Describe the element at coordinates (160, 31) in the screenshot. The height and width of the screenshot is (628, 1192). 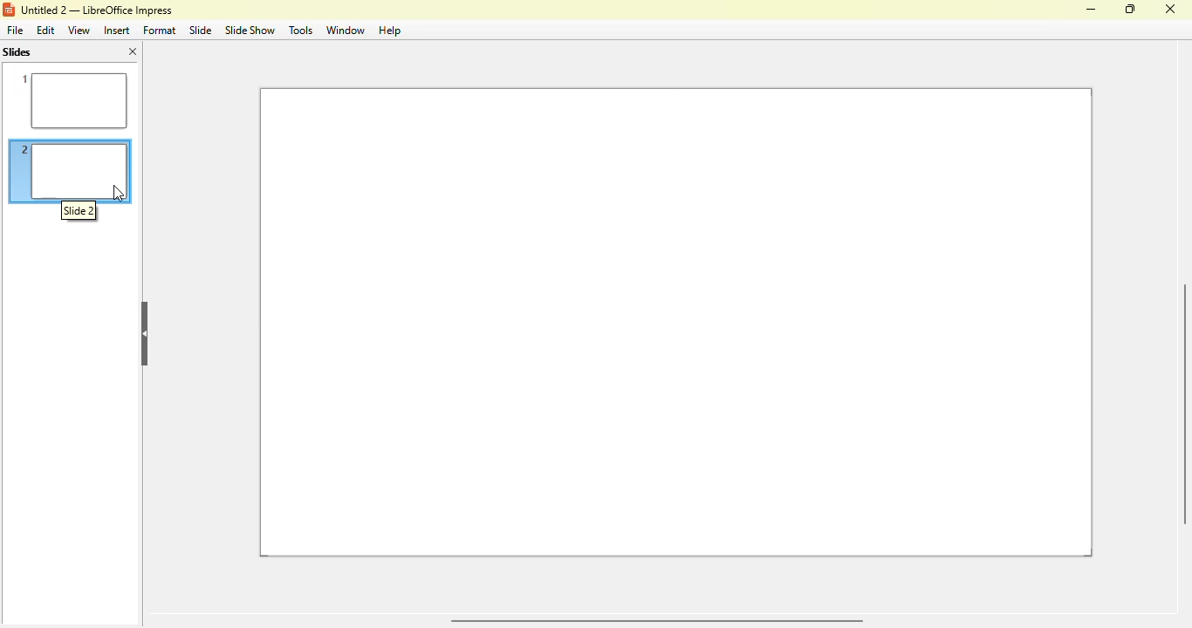
I see `format` at that location.